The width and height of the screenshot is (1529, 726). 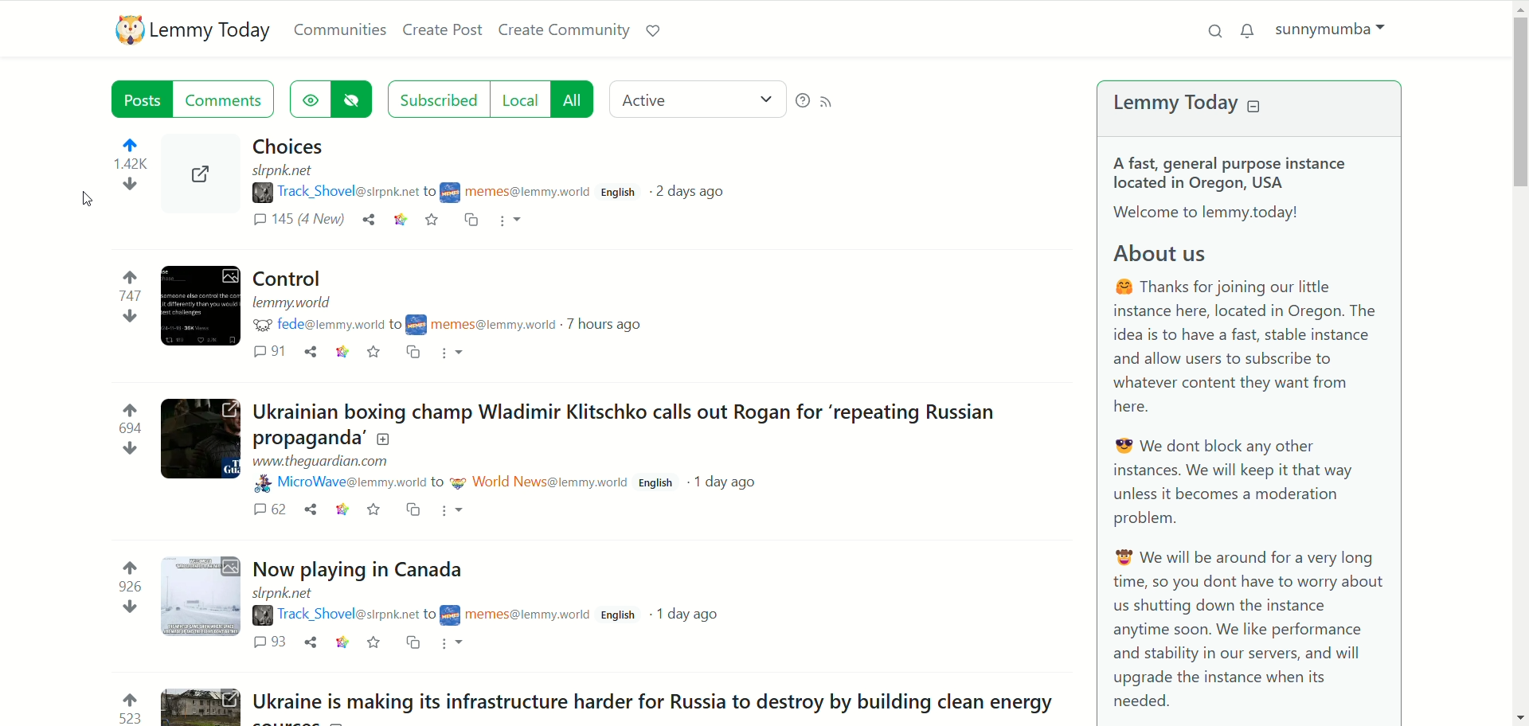 What do you see at coordinates (432, 189) in the screenshot?
I see `to` at bounding box center [432, 189].